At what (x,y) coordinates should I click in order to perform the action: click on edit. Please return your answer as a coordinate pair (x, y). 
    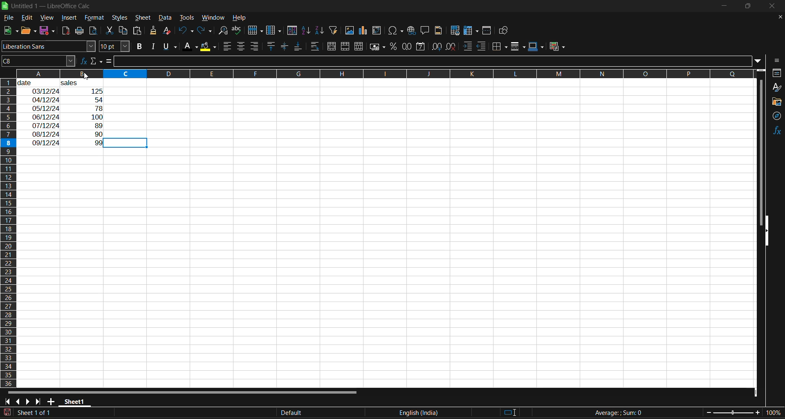
    Looking at the image, I should click on (29, 17).